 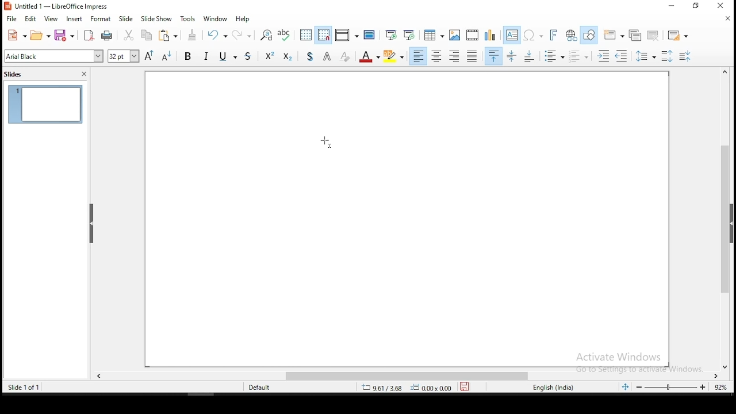 I want to click on redo, so click(x=241, y=33).